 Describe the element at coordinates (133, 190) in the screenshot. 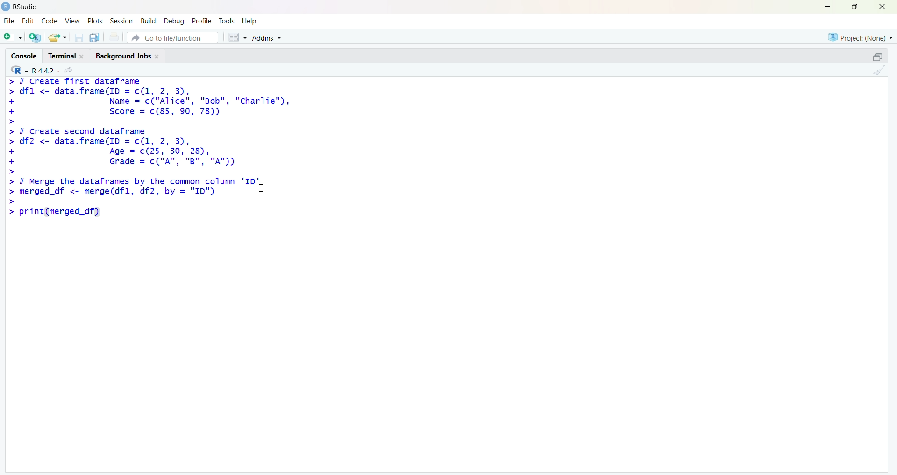

I see `# Merge the dataframes by the common column 'ID'
merged_df <- merge(dfl, df2, by = "ID")` at that location.